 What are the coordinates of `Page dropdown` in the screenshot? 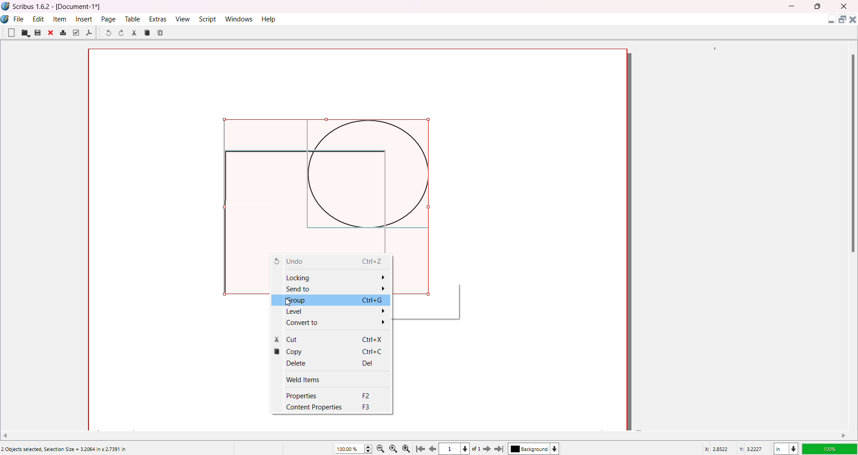 It's located at (469, 448).